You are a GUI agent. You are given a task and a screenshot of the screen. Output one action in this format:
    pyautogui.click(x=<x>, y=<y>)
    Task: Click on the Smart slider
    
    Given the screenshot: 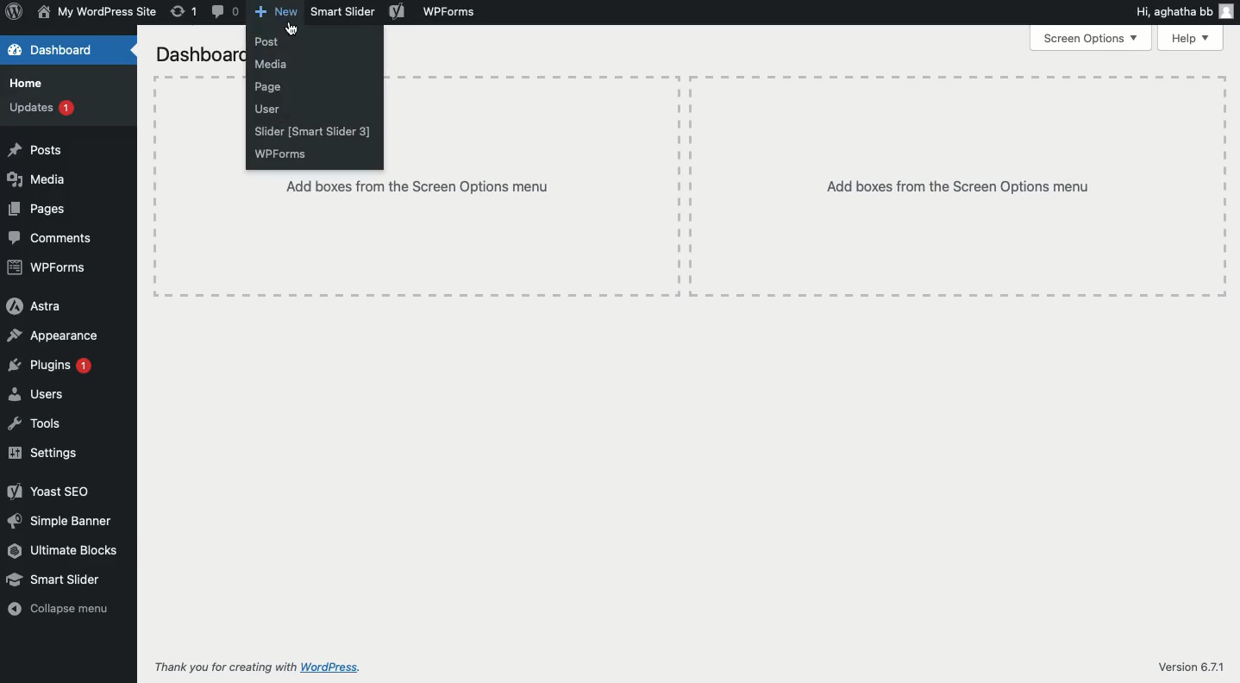 What is the action you would take?
    pyautogui.click(x=341, y=11)
    